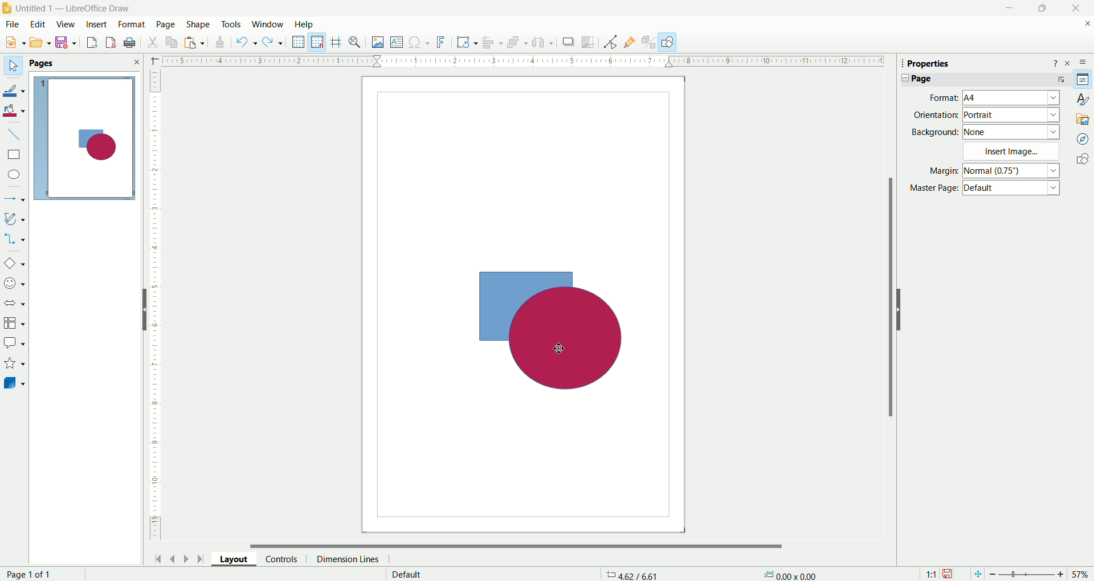  What do you see at coordinates (195, 44) in the screenshot?
I see `paste` at bounding box center [195, 44].